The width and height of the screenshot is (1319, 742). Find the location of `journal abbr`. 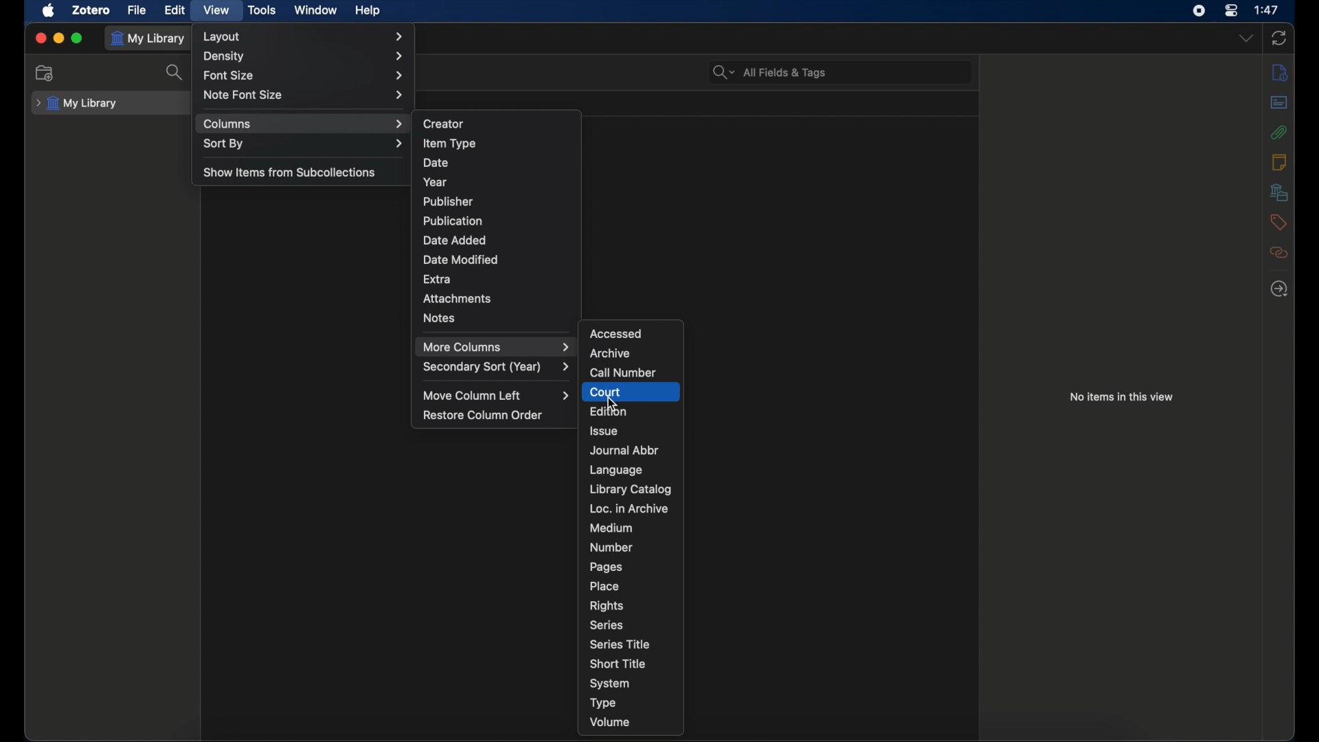

journal abbr is located at coordinates (625, 451).